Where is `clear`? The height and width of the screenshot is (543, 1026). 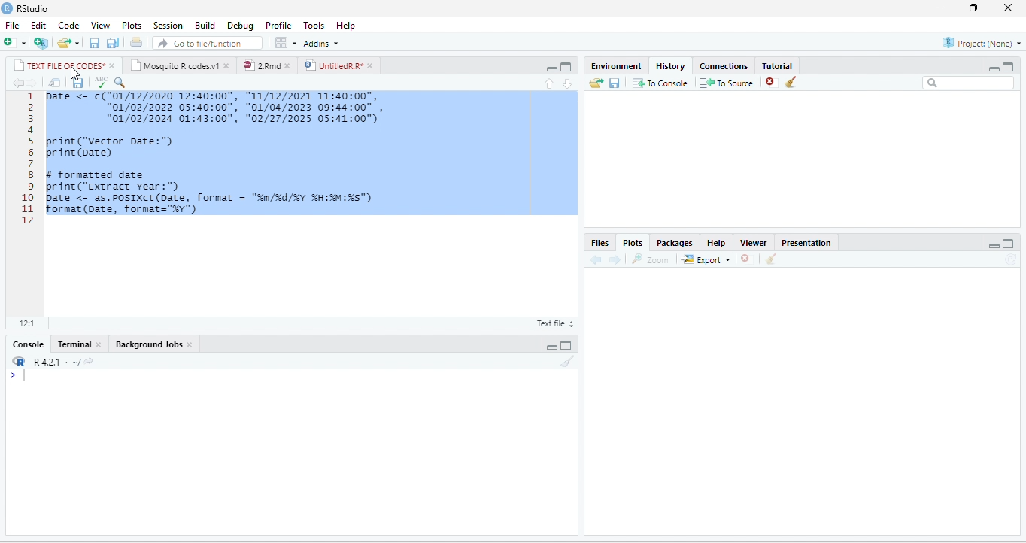 clear is located at coordinates (568, 361).